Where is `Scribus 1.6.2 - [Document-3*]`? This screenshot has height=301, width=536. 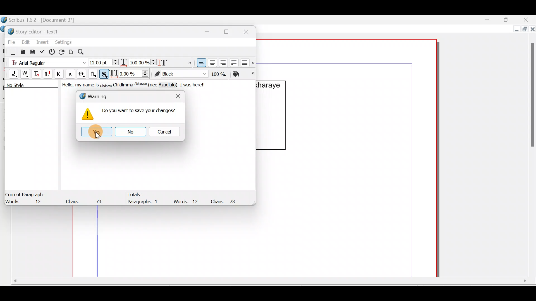
Scribus 1.6.2 - [Document-3*] is located at coordinates (44, 20).